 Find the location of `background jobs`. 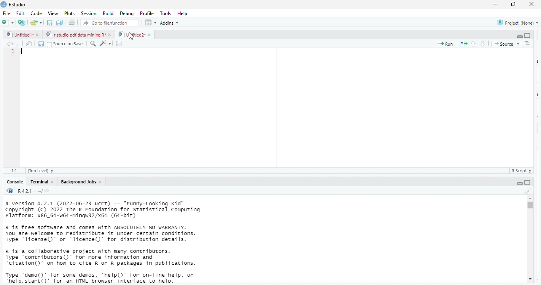

background jobs is located at coordinates (77, 182).